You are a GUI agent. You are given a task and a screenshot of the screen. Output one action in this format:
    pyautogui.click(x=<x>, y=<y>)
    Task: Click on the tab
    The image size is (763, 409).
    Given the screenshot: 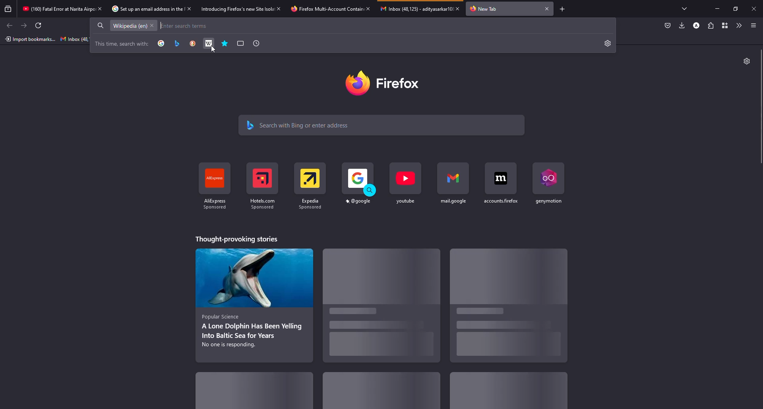 What is the action you would take?
    pyautogui.click(x=412, y=12)
    